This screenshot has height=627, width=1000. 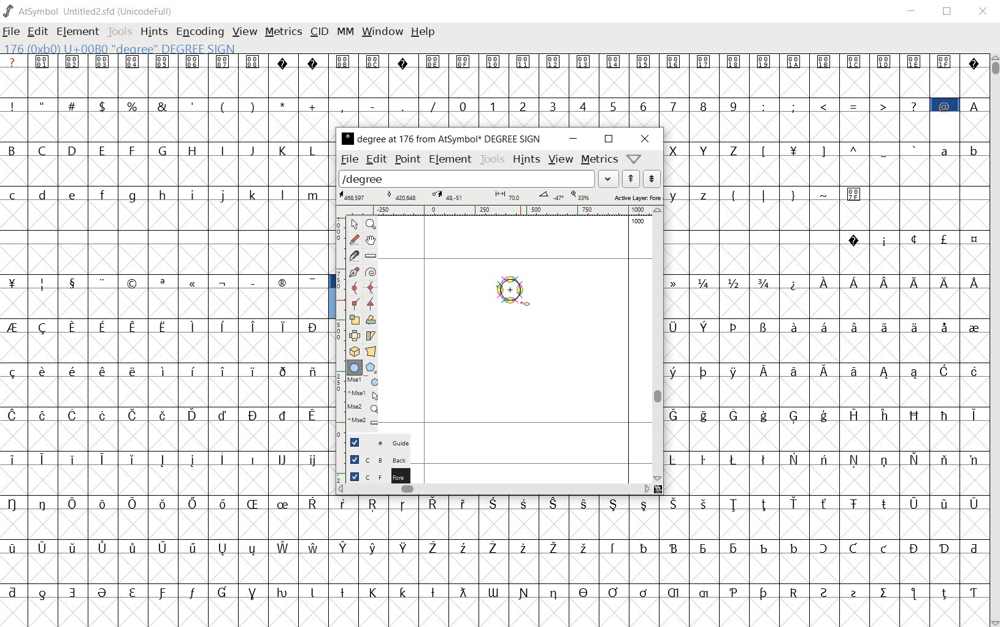 What do you see at coordinates (478, 178) in the screenshot?
I see `load word list` at bounding box center [478, 178].